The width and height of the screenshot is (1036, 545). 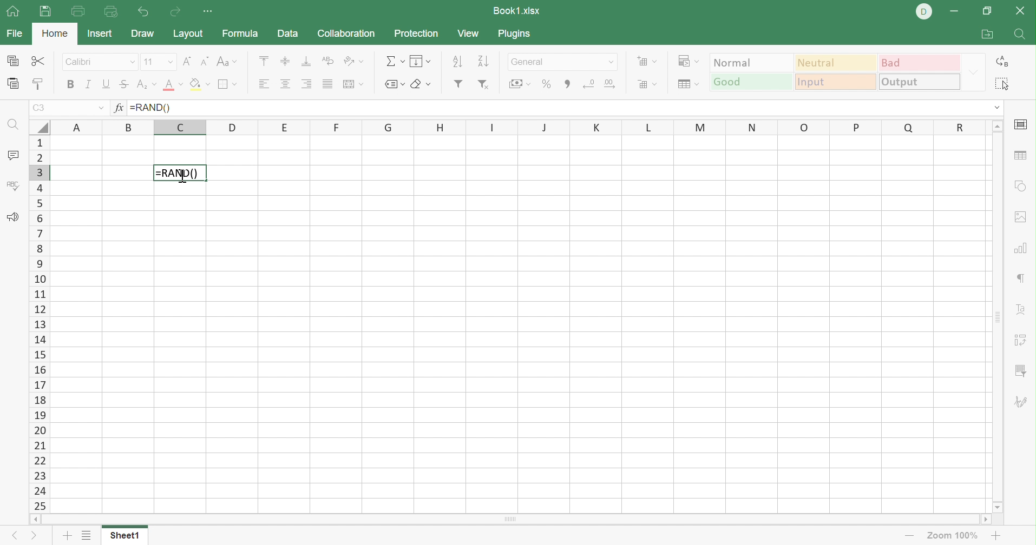 I want to click on Fill color, so click(x=199, y=84).